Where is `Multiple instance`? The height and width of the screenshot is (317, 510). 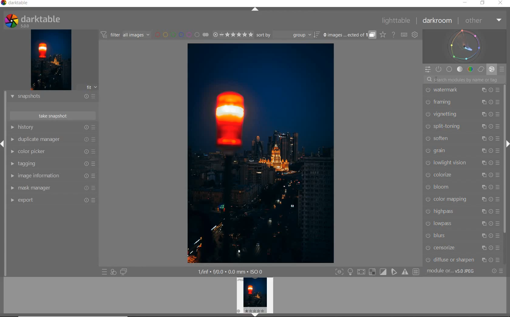
Multiple instance is located at coordinates (483, 200).